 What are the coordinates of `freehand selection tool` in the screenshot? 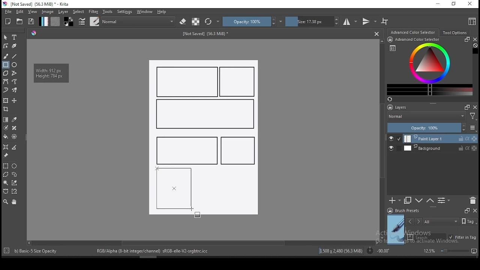 It's located at (15, 174).